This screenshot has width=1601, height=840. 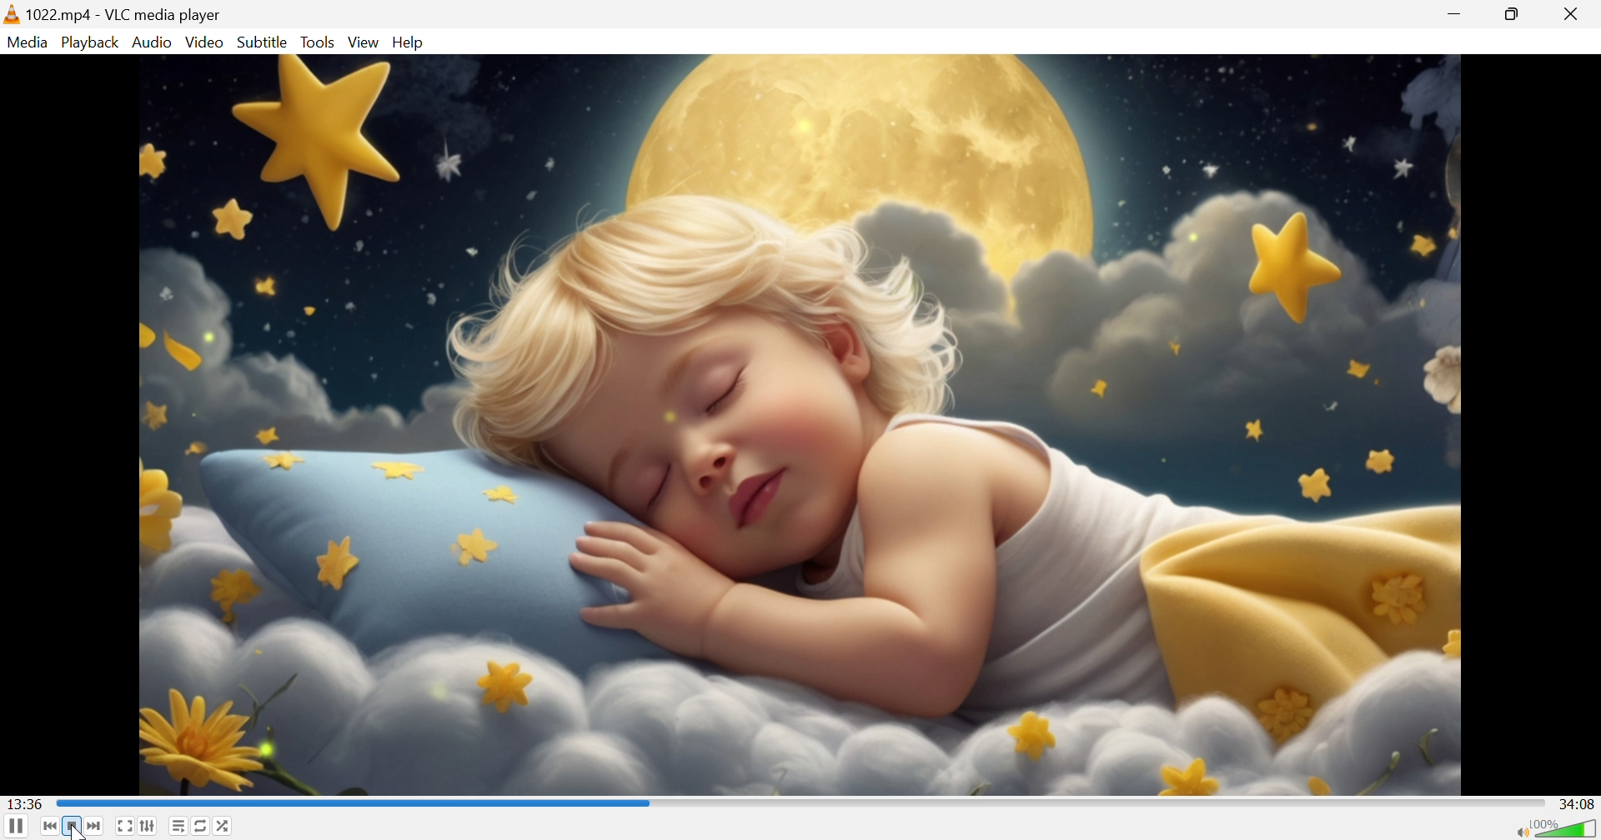 I want to click on Toggle playlist, so click(x=179, y=826).